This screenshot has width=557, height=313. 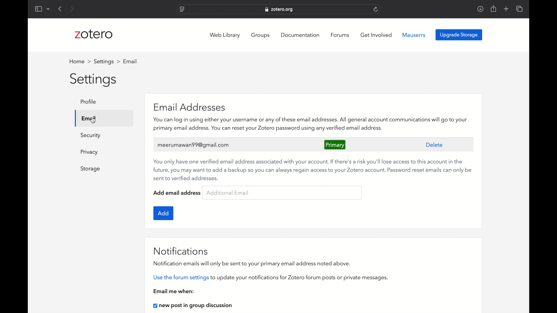 What do you see at coordinates (73, 9) in the screenshot?
I see `next` at bounding box center [73, 9].